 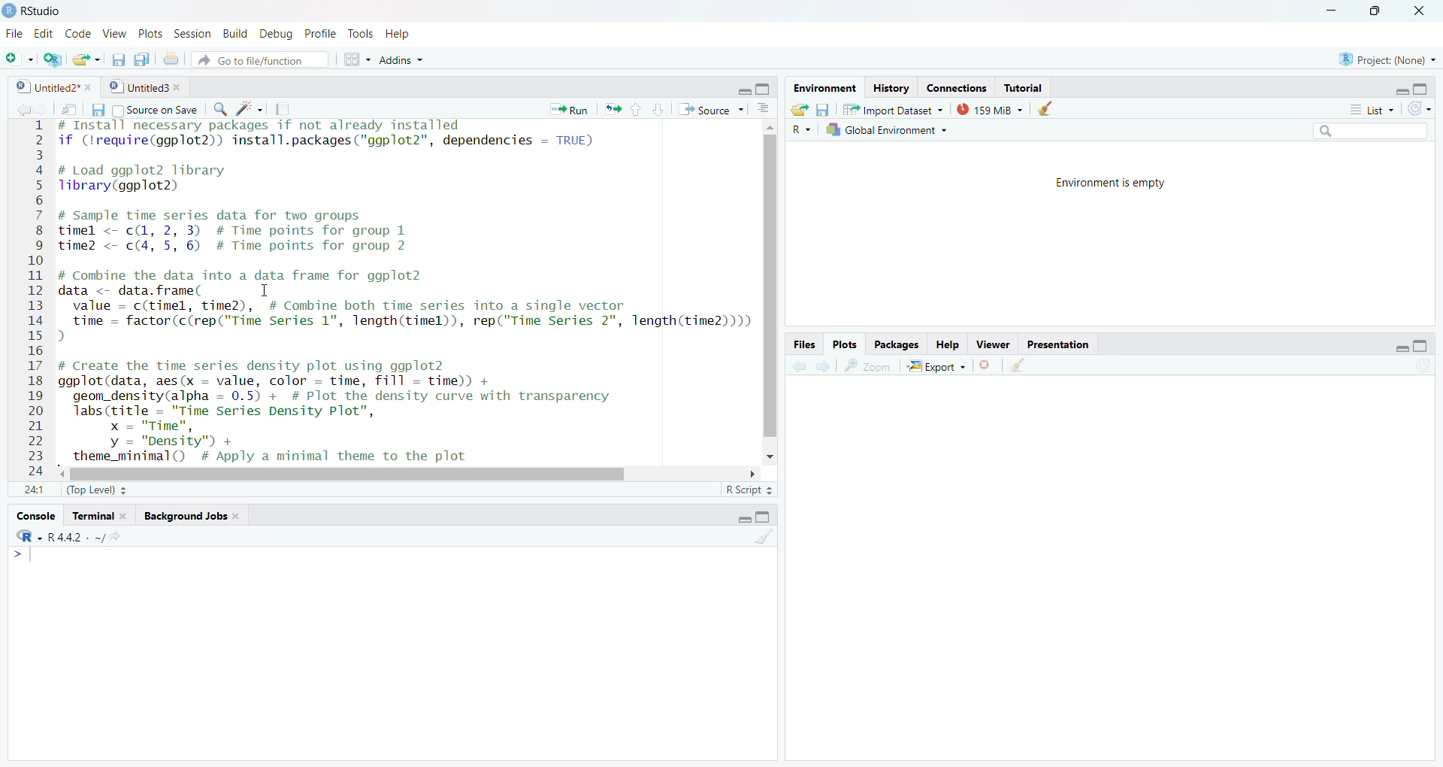 What do you see at coordinates (53, 86) in the screenshot?
I see `Untitled2` at bounding box center [53, 86].